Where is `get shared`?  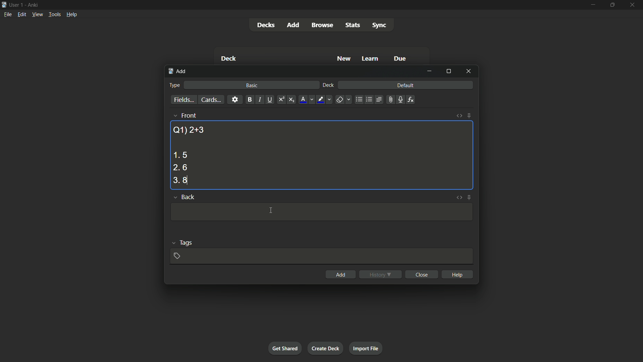 get shared is located at coordinates (285, 348).